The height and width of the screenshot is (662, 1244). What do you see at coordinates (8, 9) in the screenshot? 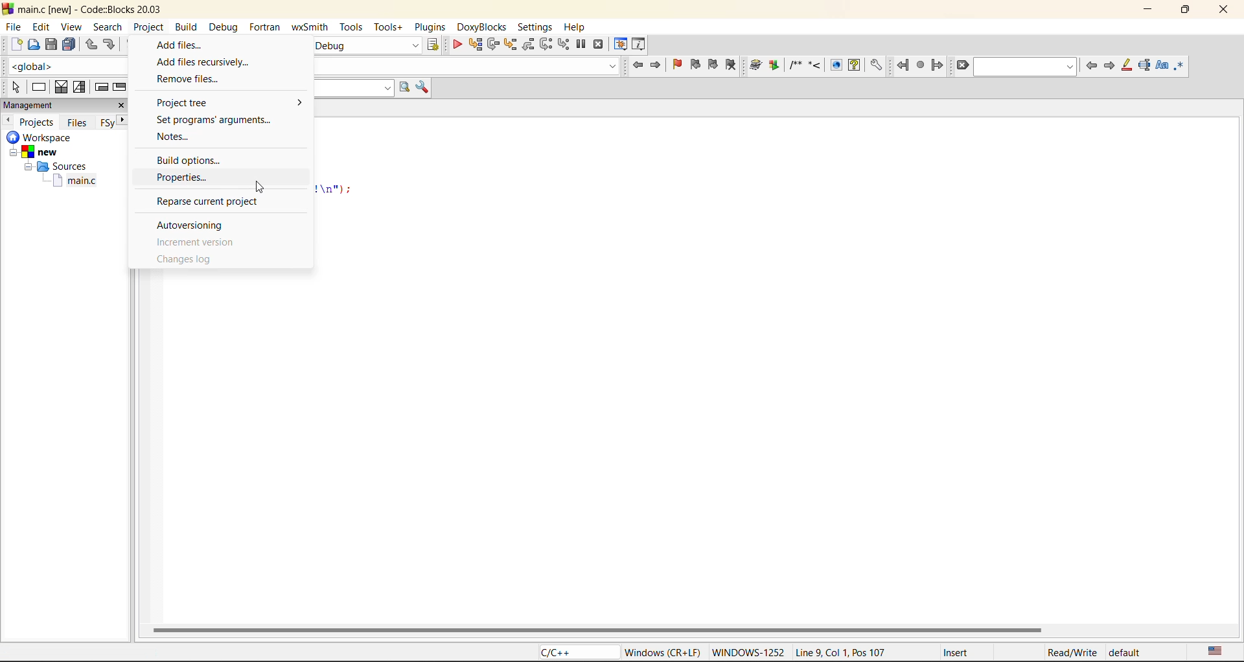
I see `code blocks logo` at bounding box center [8, 9].